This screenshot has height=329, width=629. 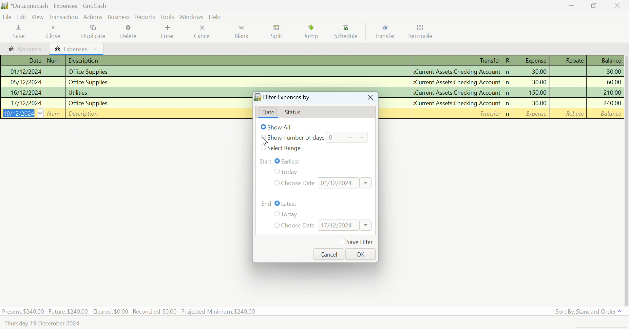 What do you see at coordinates (192, 17) in the screenshot?
I see `Windows` at bounding box center [192, 17].